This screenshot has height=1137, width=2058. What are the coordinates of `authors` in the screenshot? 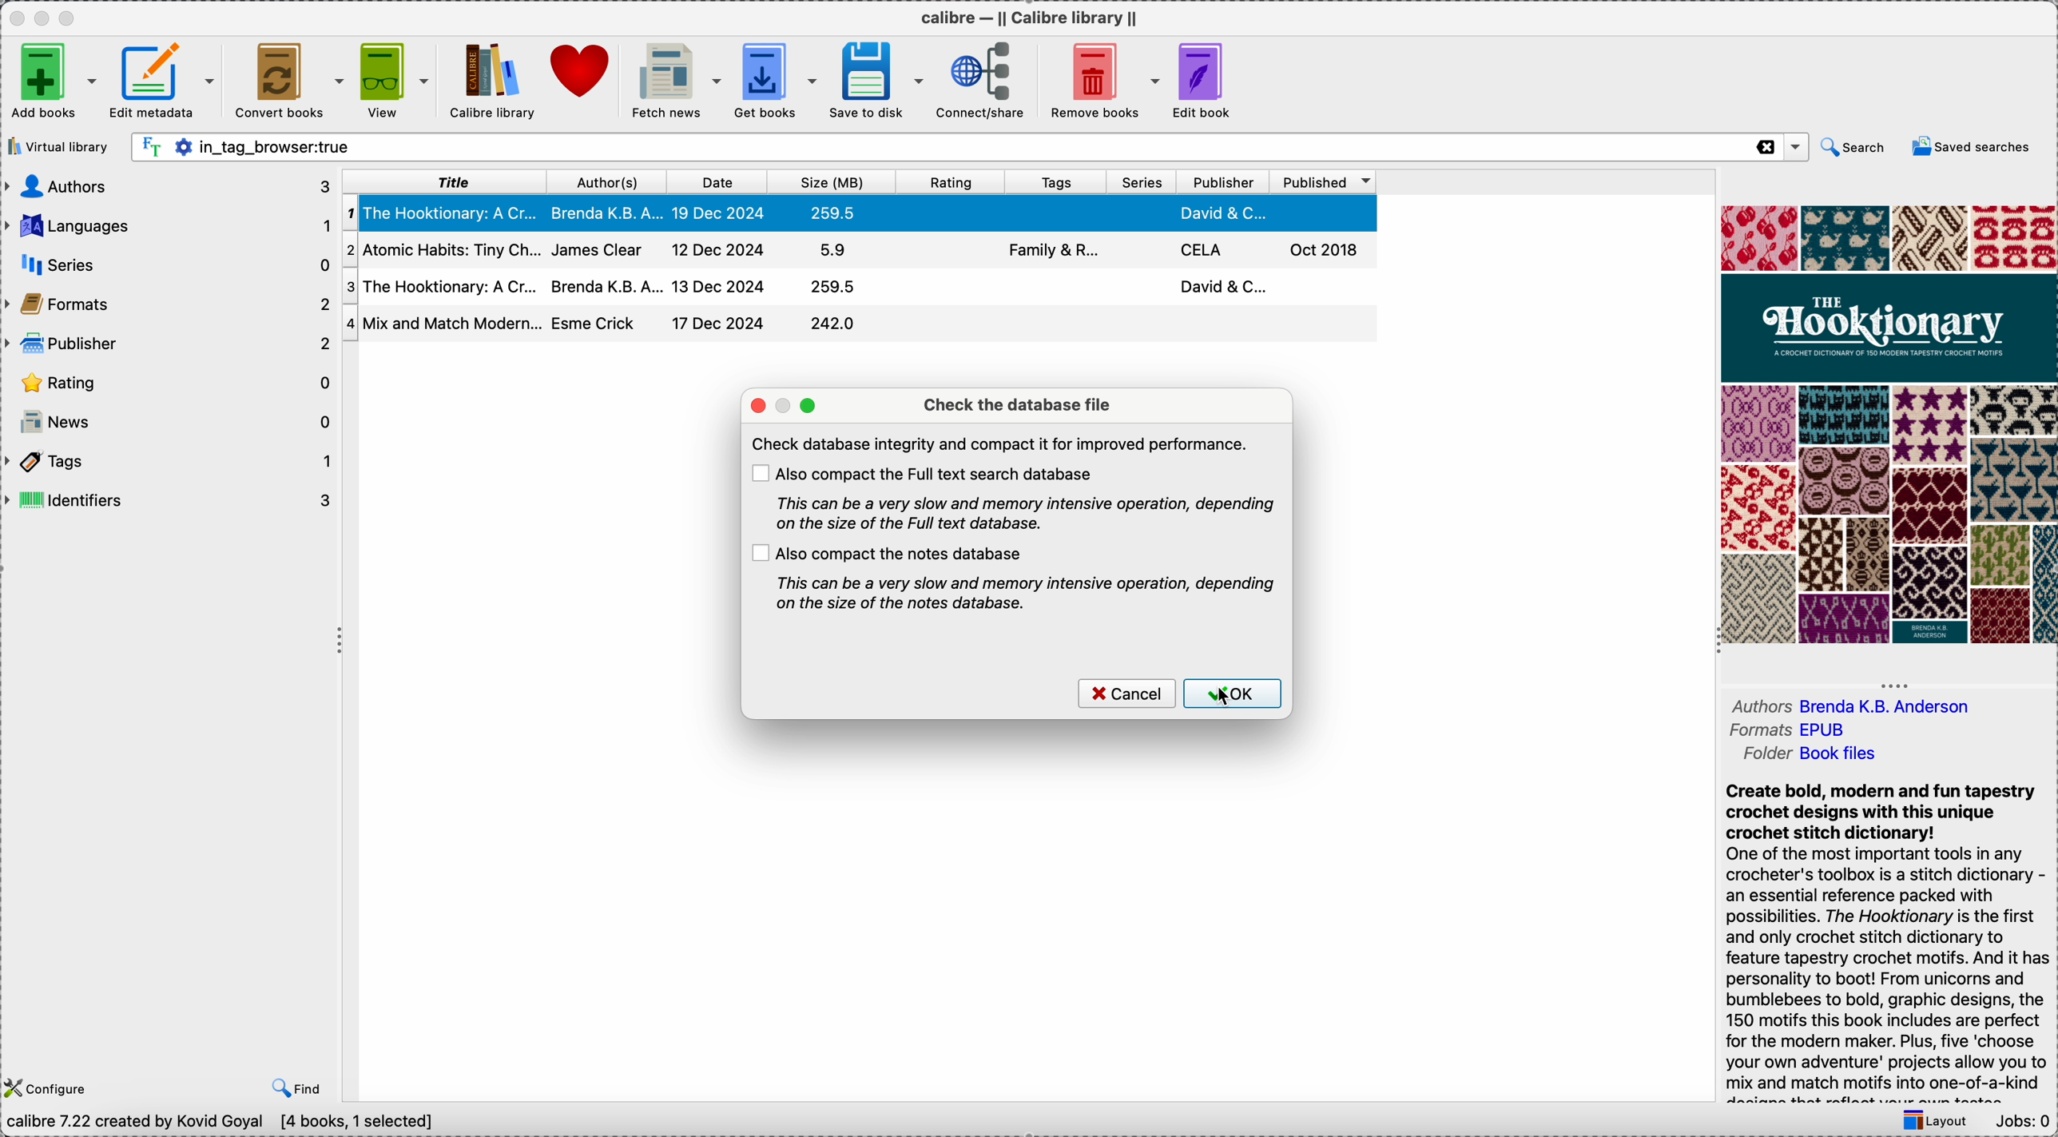 It's located at (167, 188).